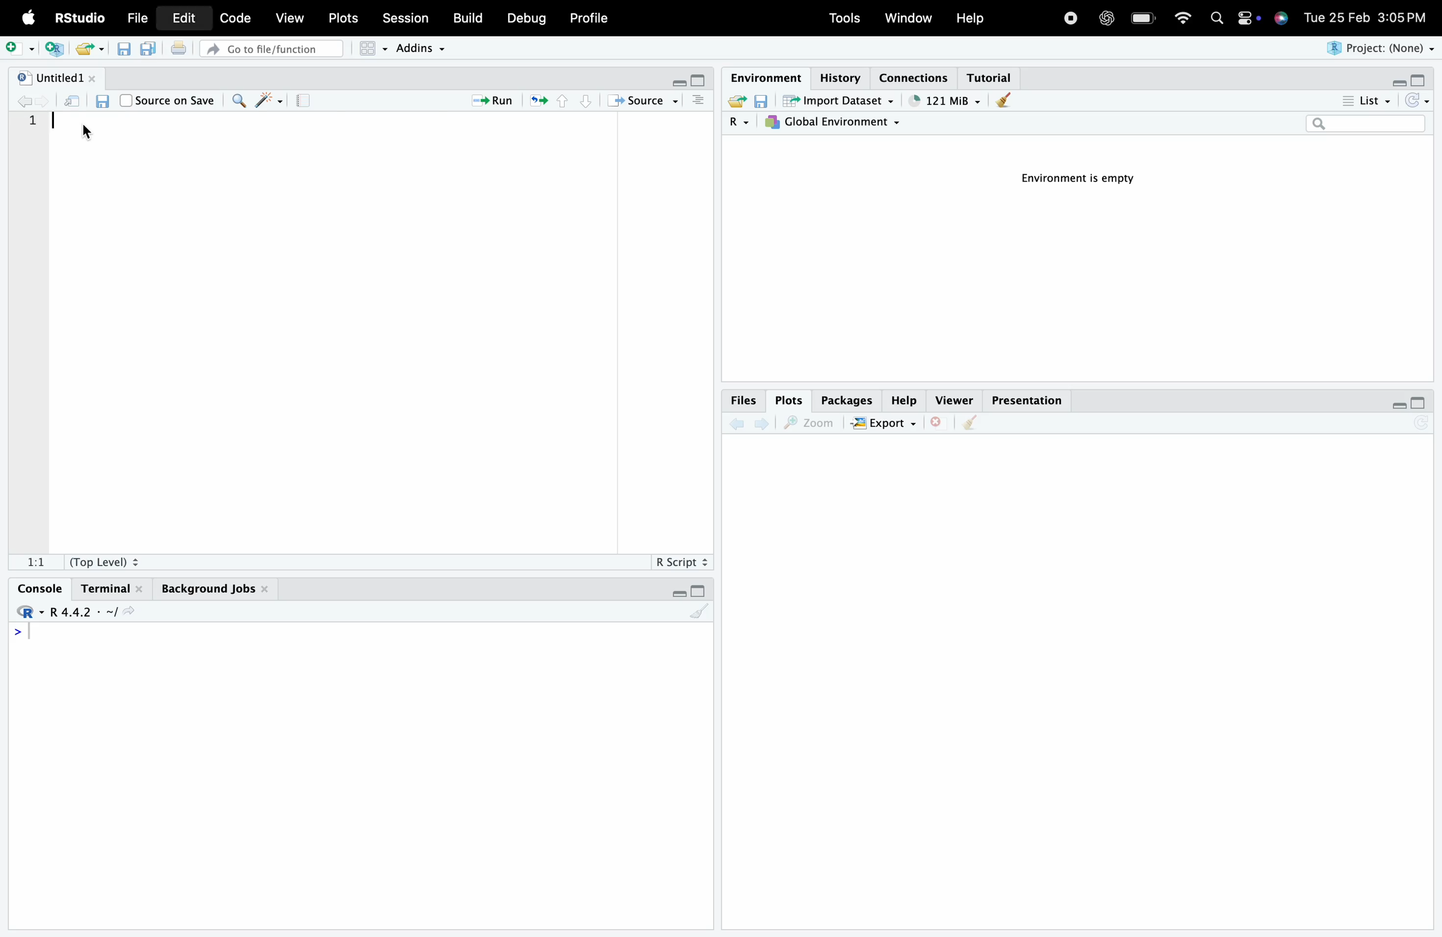 The width and height of the screenshot is (1442, 937). Describe the element at coordinates (103, 102) in the screenshot. I see `Save current document (Ctrl + S)` at that location.